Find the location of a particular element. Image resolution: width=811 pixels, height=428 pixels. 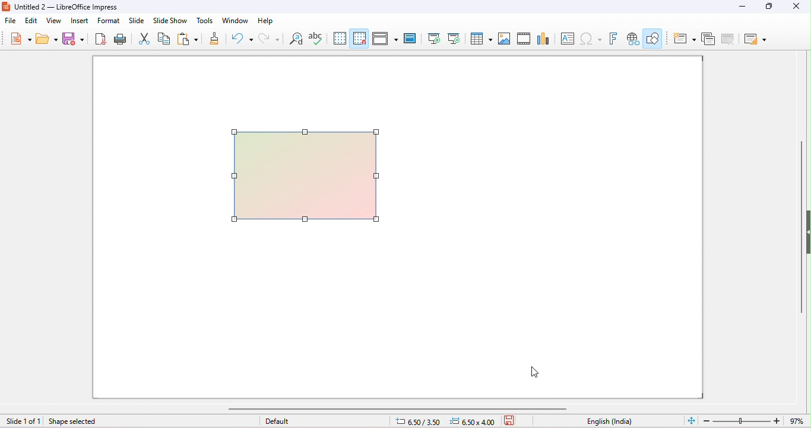

cursor is located at coordinates (534, 372).